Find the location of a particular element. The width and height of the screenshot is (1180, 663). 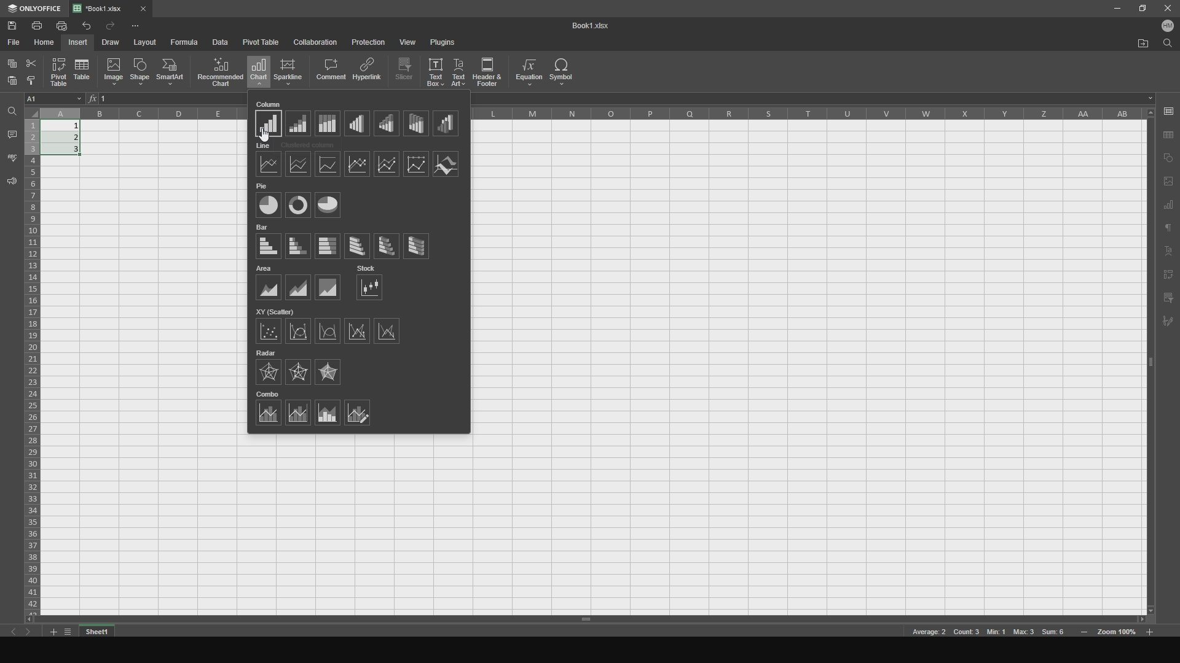

view is located at coordinates (408, 41).